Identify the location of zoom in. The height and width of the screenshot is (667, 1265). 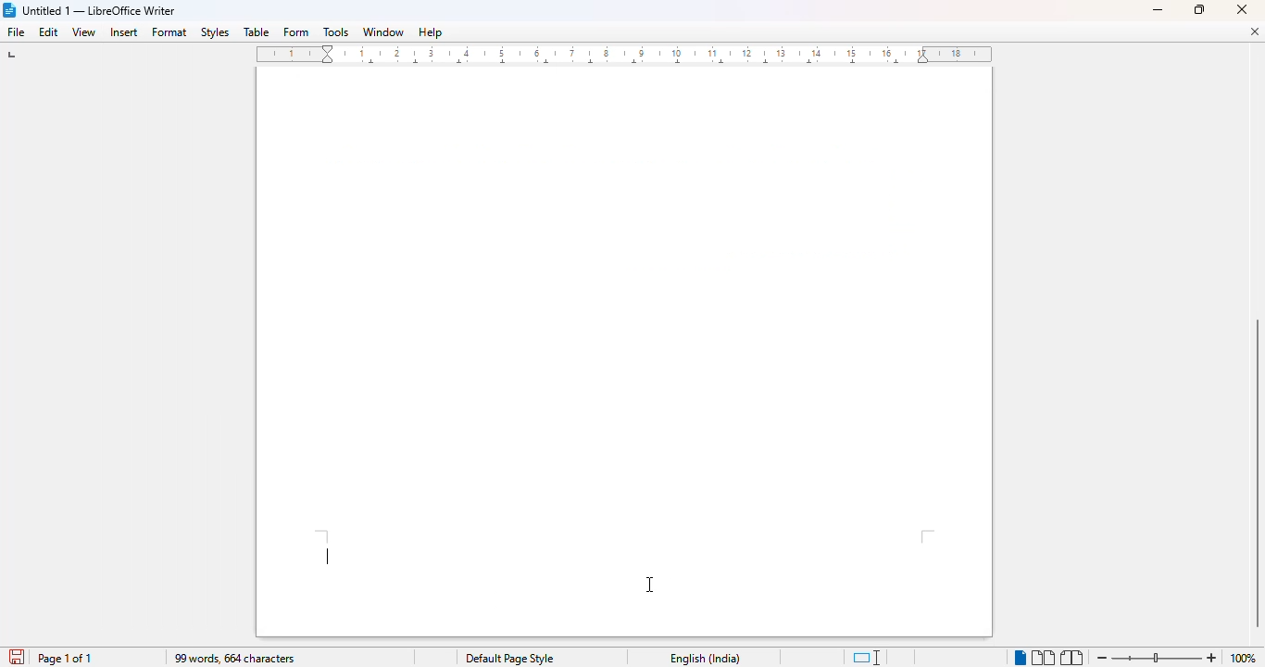
(1211, 658).